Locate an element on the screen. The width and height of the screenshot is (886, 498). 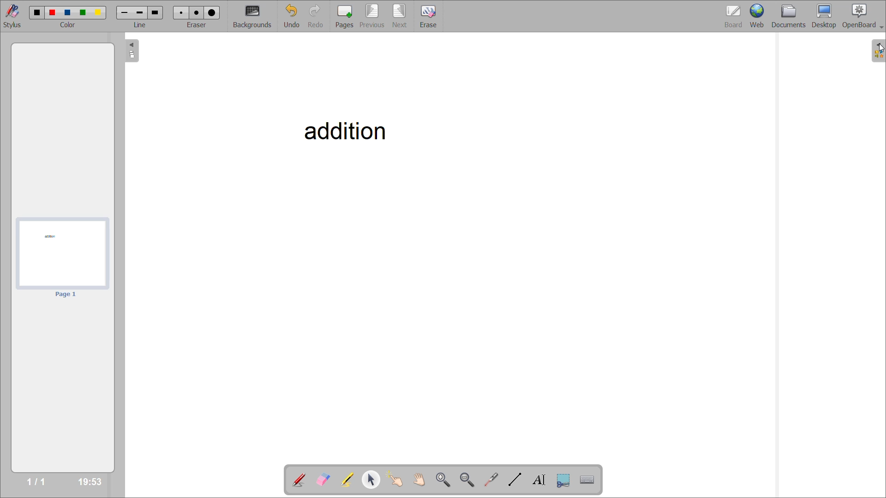
capture part of the screen is located at coordinates (564, 480).